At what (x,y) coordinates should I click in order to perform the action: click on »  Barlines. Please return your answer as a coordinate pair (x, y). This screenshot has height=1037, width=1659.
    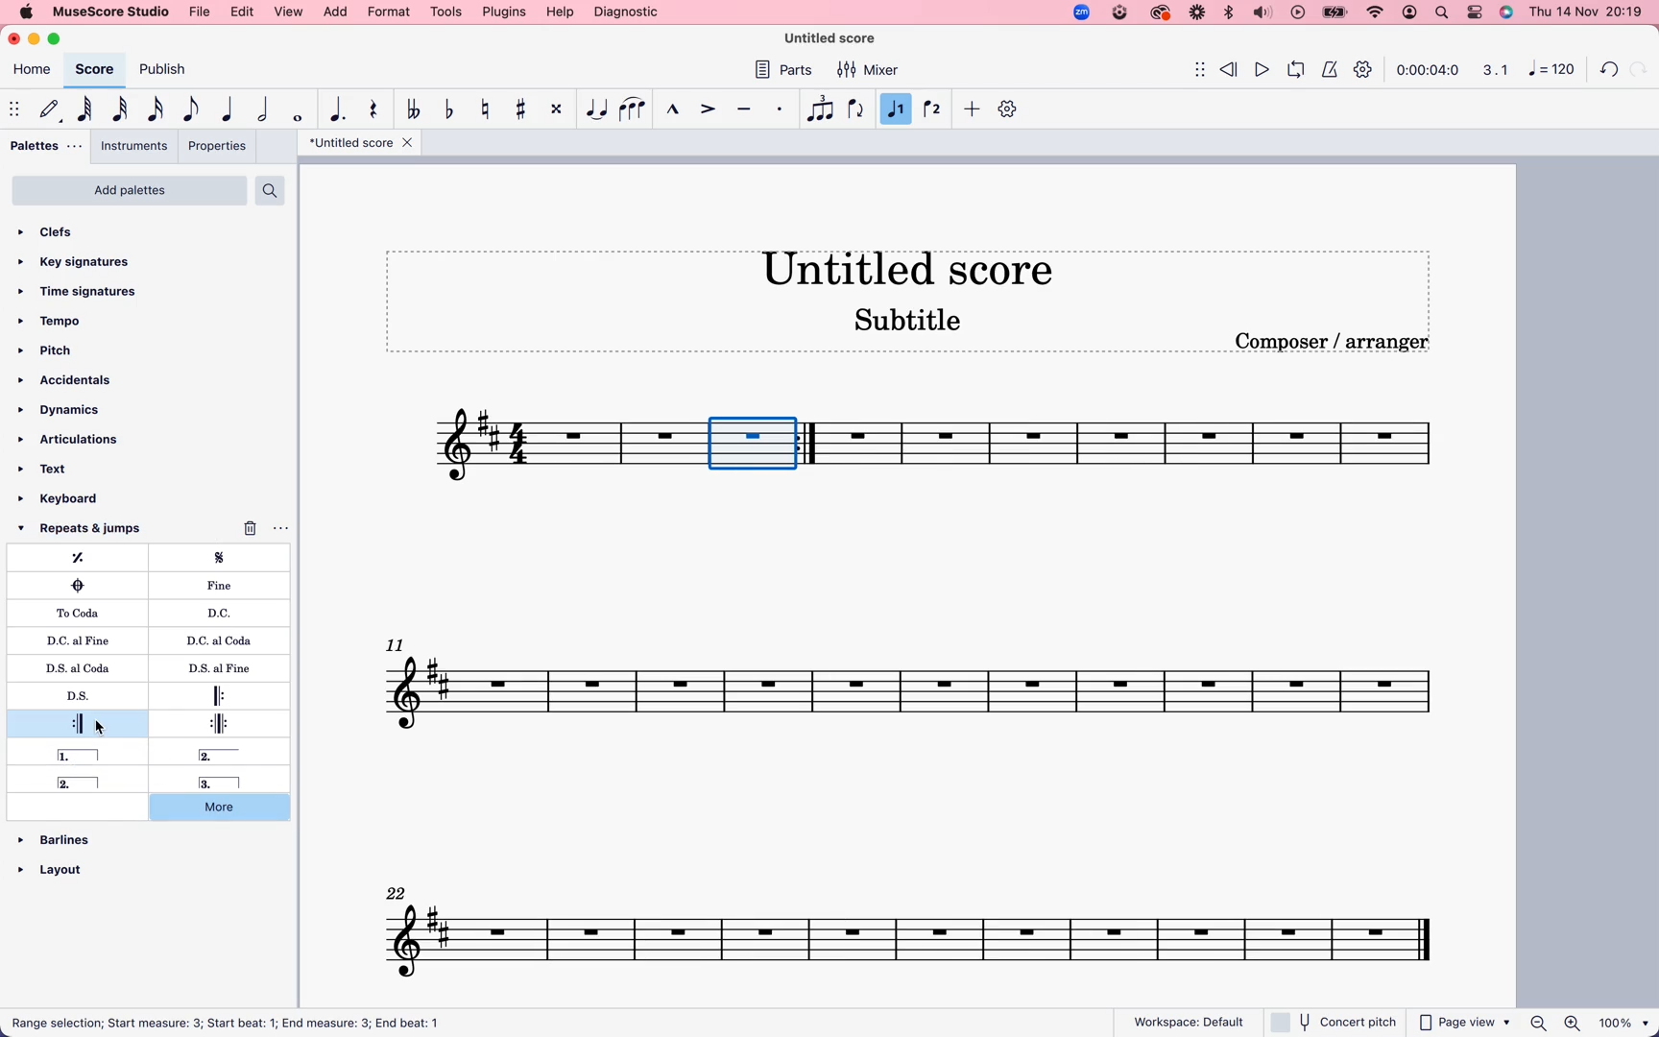
    Looking at the image, I should click on (63, 830).